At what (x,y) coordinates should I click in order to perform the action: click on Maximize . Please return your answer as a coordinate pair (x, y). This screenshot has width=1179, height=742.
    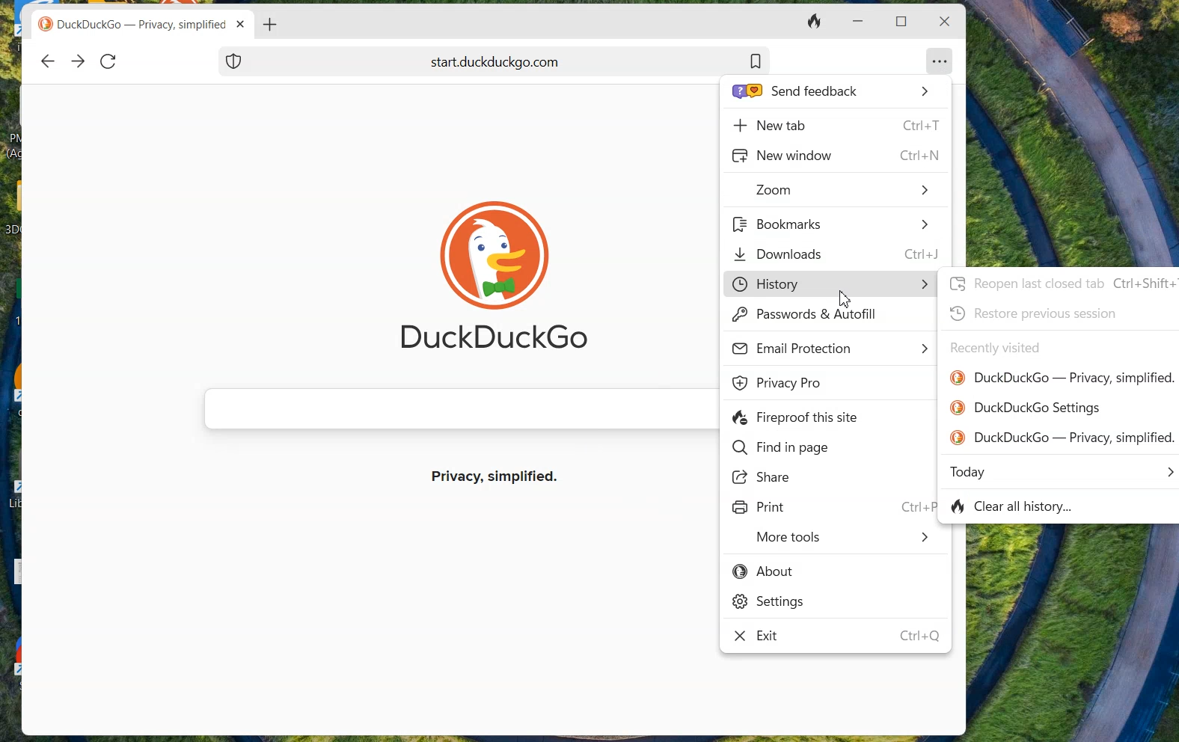
    Looking at the image, I should click on (904, 20).